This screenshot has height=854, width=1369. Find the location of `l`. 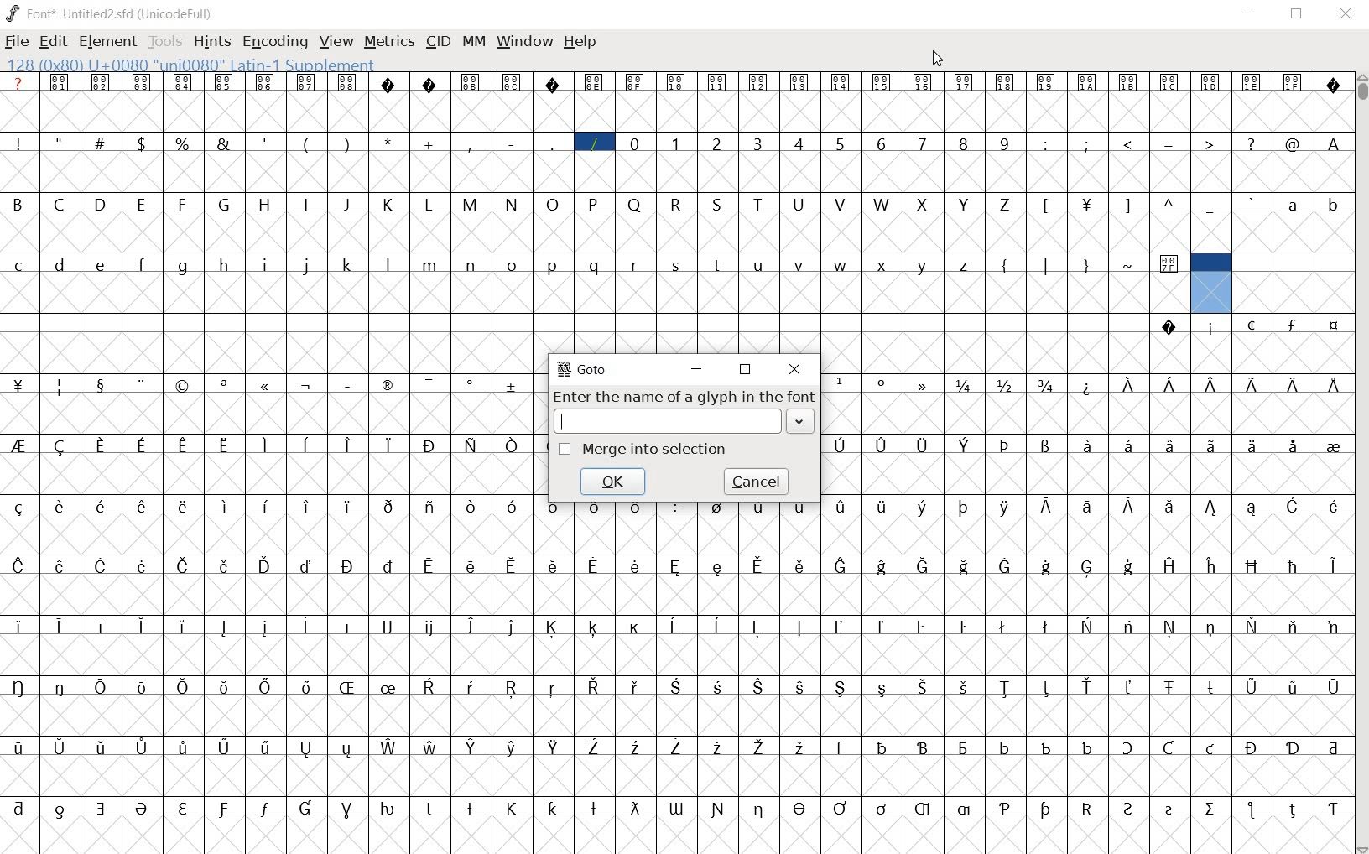

l is located at coordinates (391, 263).